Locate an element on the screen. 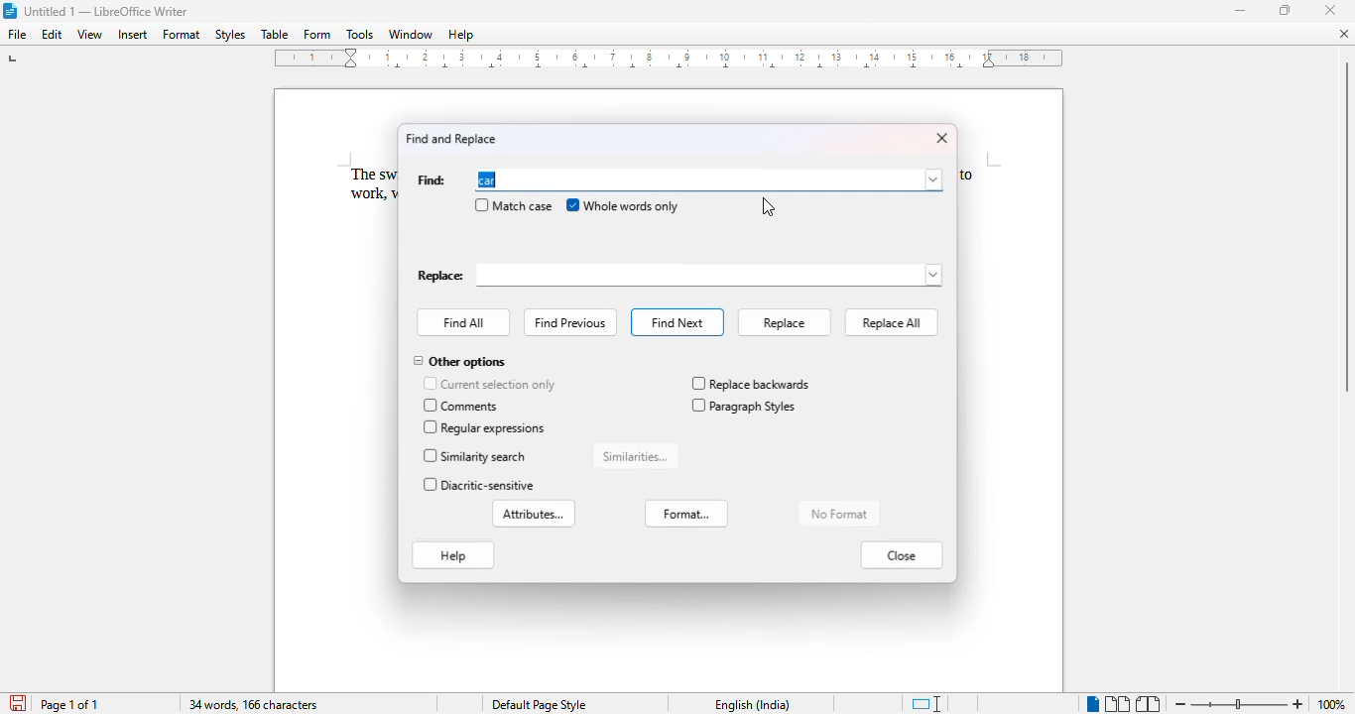 Image resolution: width=1355 pixels, height=714 pixels. similarity search is located at coordinates (477, 456).